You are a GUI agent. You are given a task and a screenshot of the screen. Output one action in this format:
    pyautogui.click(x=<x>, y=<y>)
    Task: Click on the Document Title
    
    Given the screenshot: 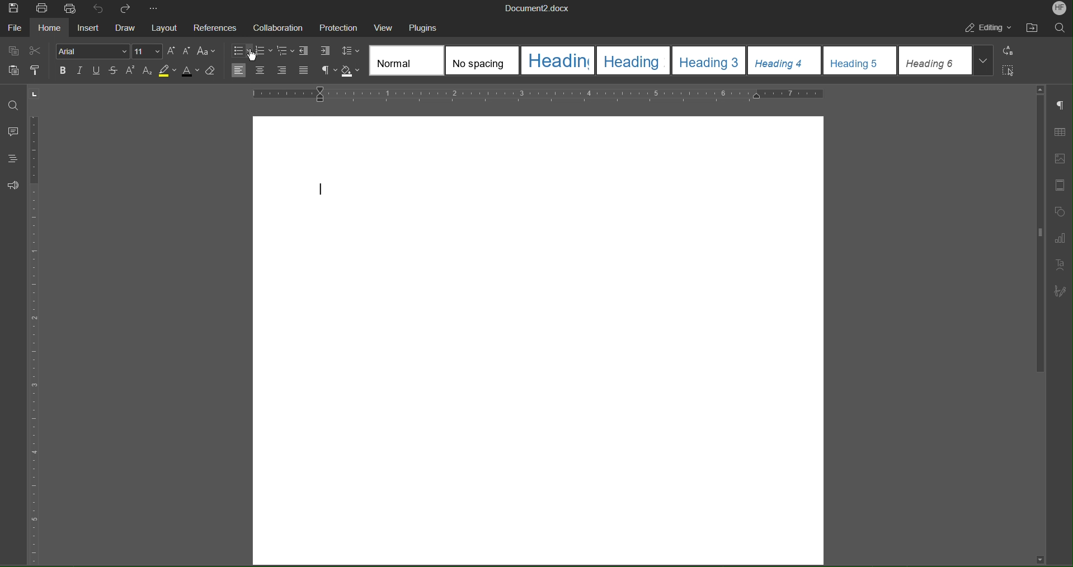 What is the action you would take?
    pyautogui.click(x=539, y=8)
    